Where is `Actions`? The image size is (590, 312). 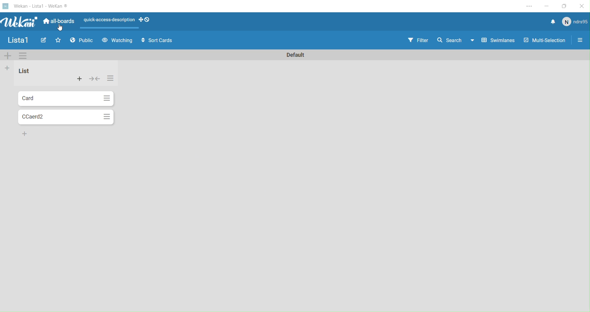
Actions is located at coordinates (81, 79).